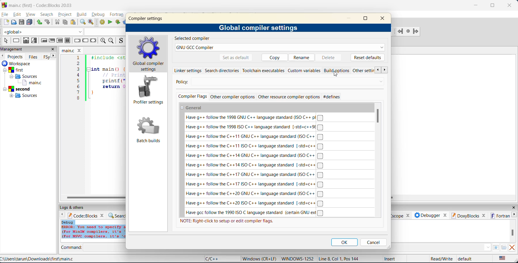 Image resolution: width=518 pixels, height=263 pixels. I want to click on copy, so click(66, 22).